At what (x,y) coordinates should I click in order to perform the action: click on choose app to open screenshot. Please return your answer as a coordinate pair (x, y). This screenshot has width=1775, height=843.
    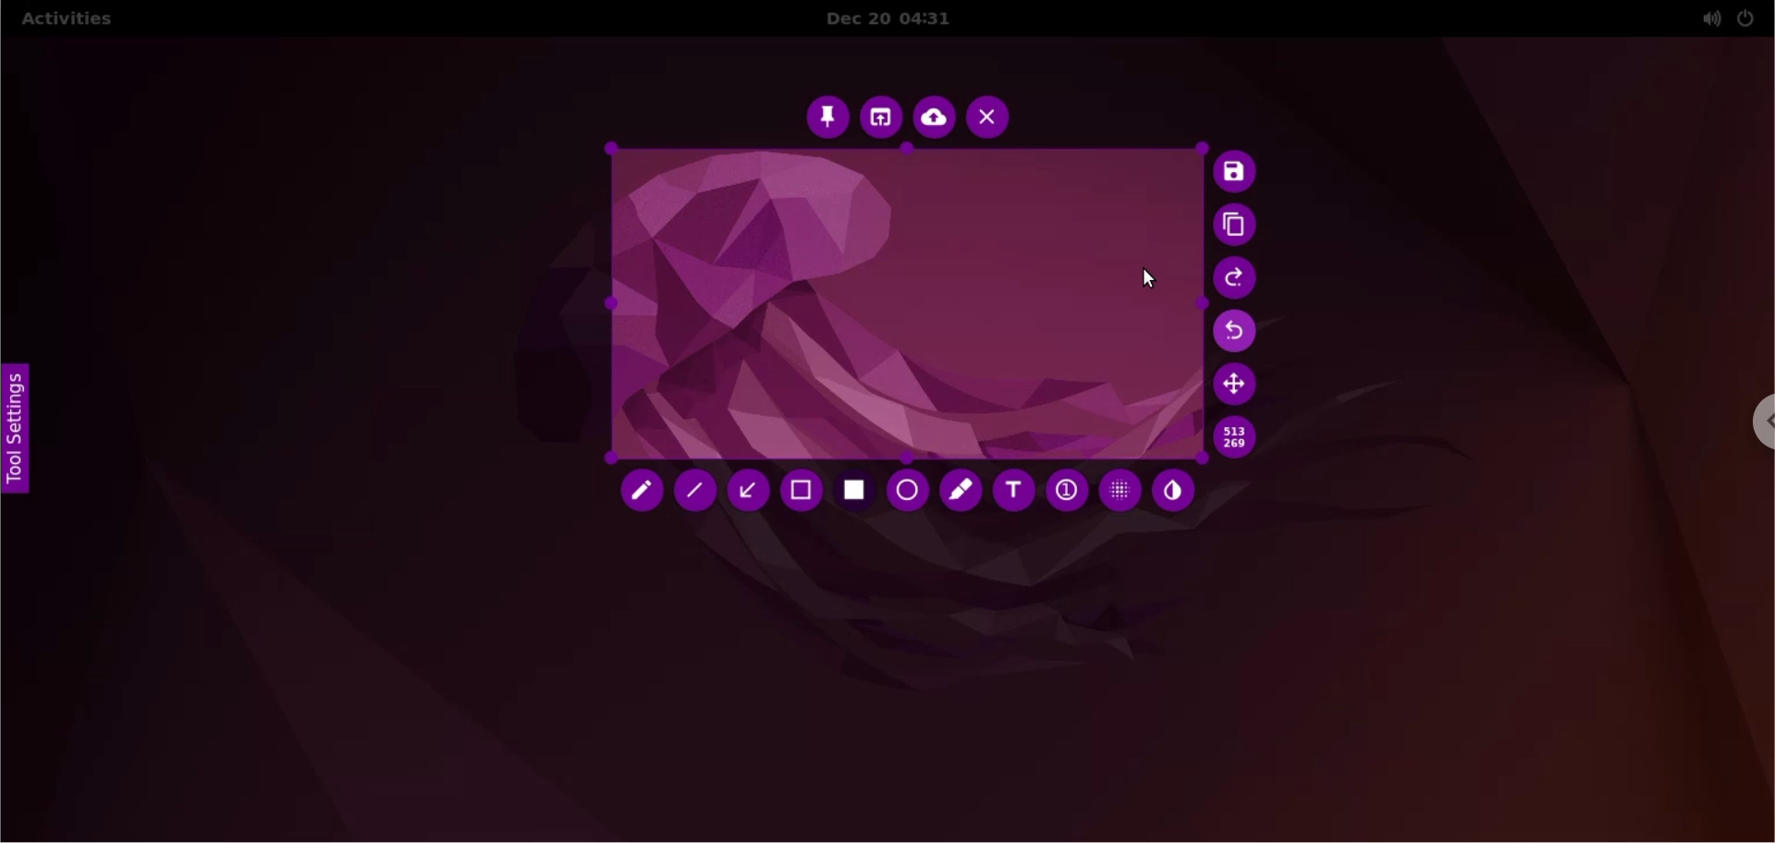
    Looking at the image, I should click on (879, 116).